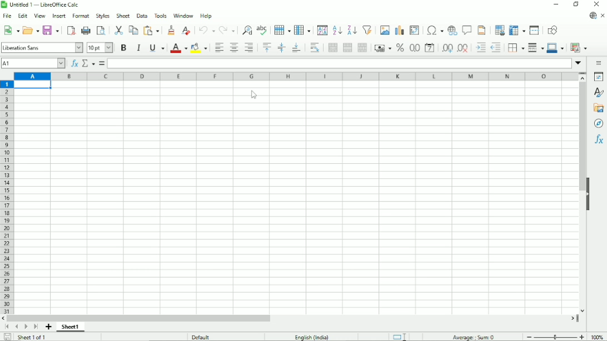 The height and width of the screenshot is (341, 607). What do you see at coordinates (281, 48) in the screenshot?
I see `Center vertically` at bounding box center [281, 48].